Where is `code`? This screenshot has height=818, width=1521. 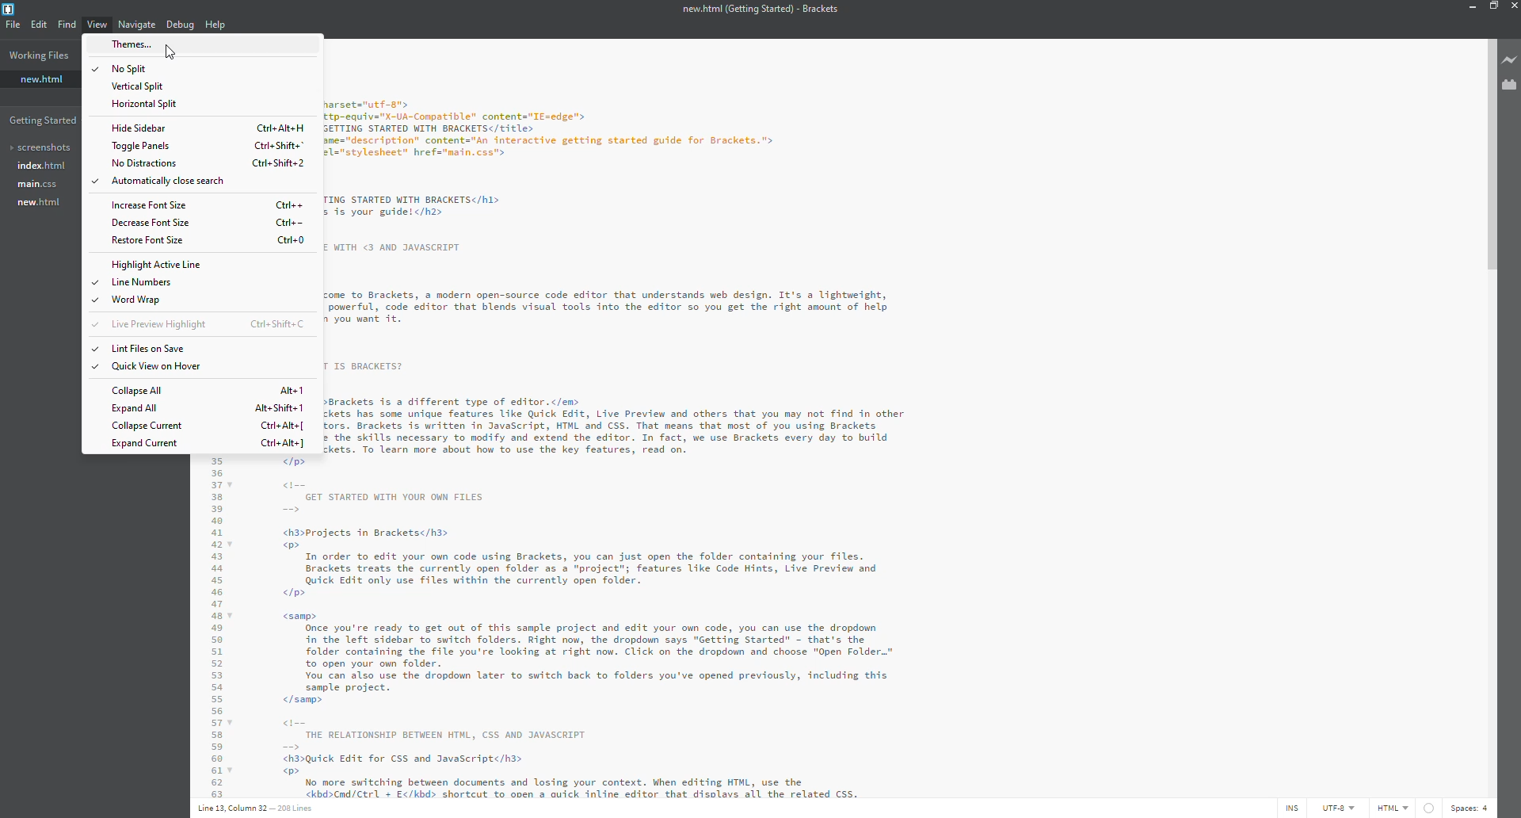
code is located at coordinates (798, 419).